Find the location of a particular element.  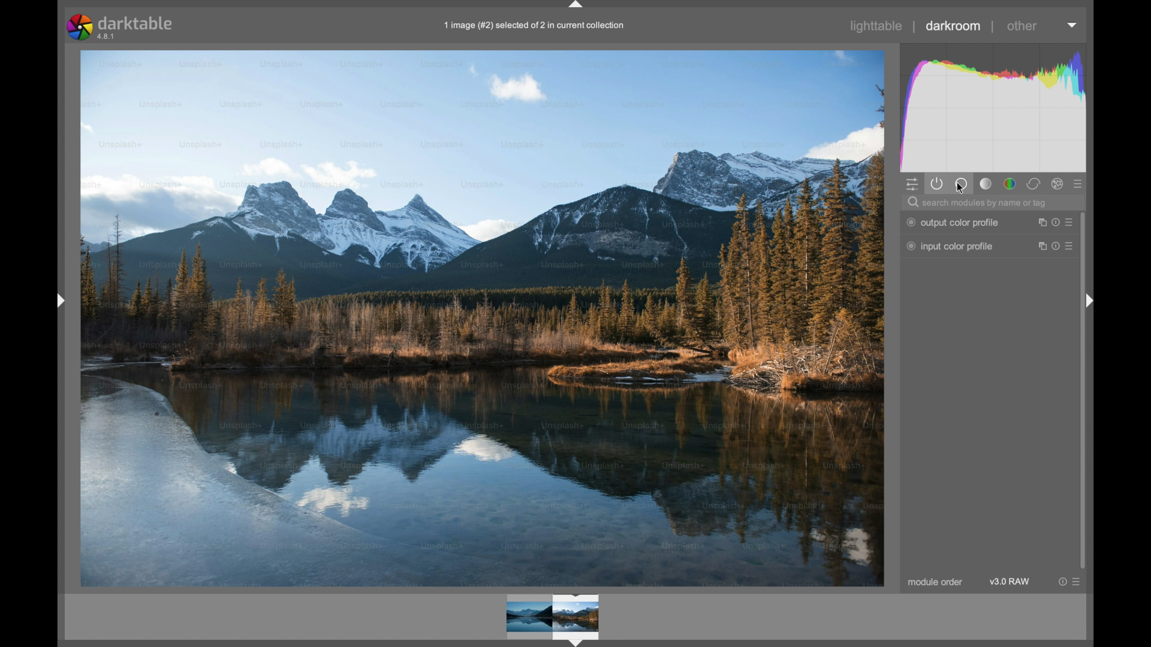

presets is located at coordinates (1072, 246).